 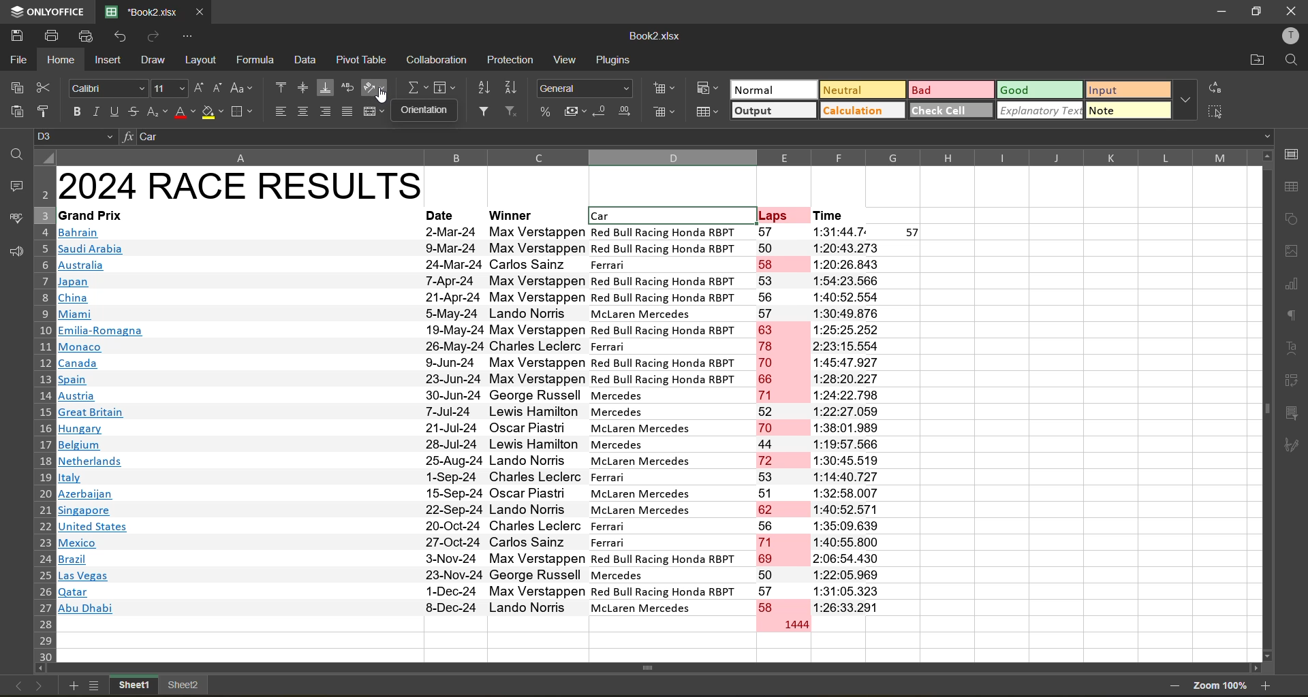 I want to click on summation, so click(x=416, y=86).